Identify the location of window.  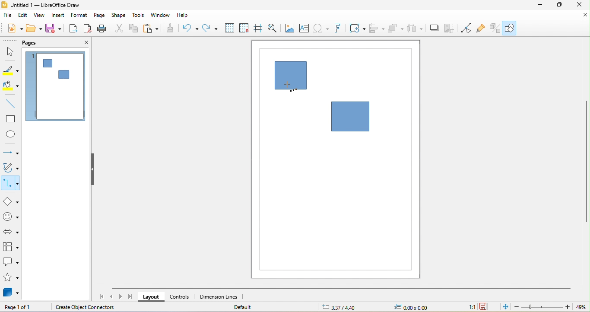
(161, 16).